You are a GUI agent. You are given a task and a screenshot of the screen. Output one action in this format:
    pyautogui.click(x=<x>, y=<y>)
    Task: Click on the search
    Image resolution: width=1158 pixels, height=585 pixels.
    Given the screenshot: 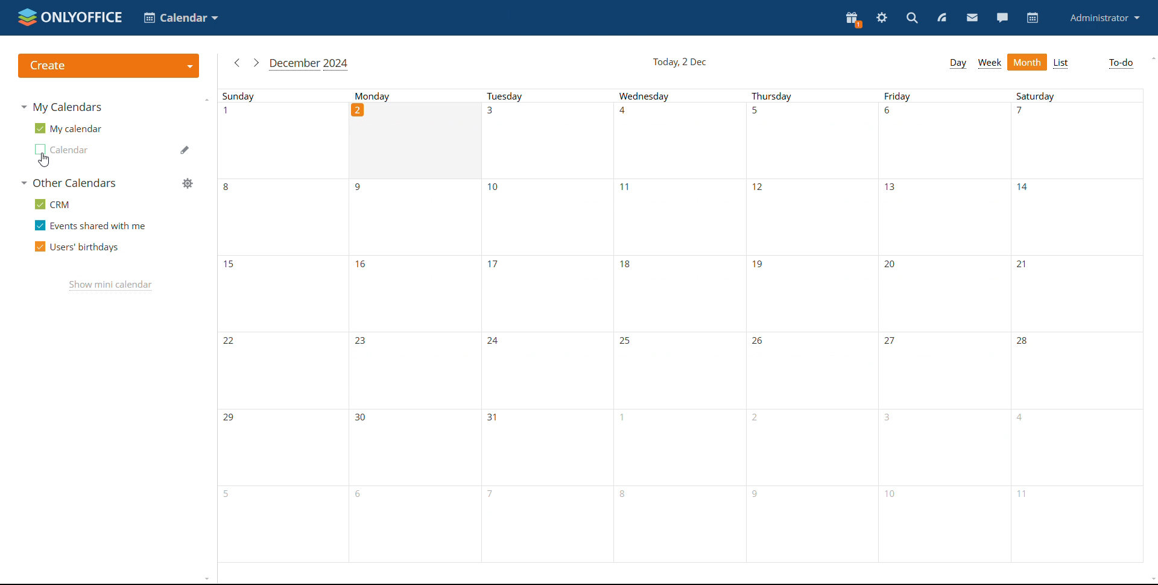 What is the action you would take?
    pyautogui.click(x=912, y=19)
    